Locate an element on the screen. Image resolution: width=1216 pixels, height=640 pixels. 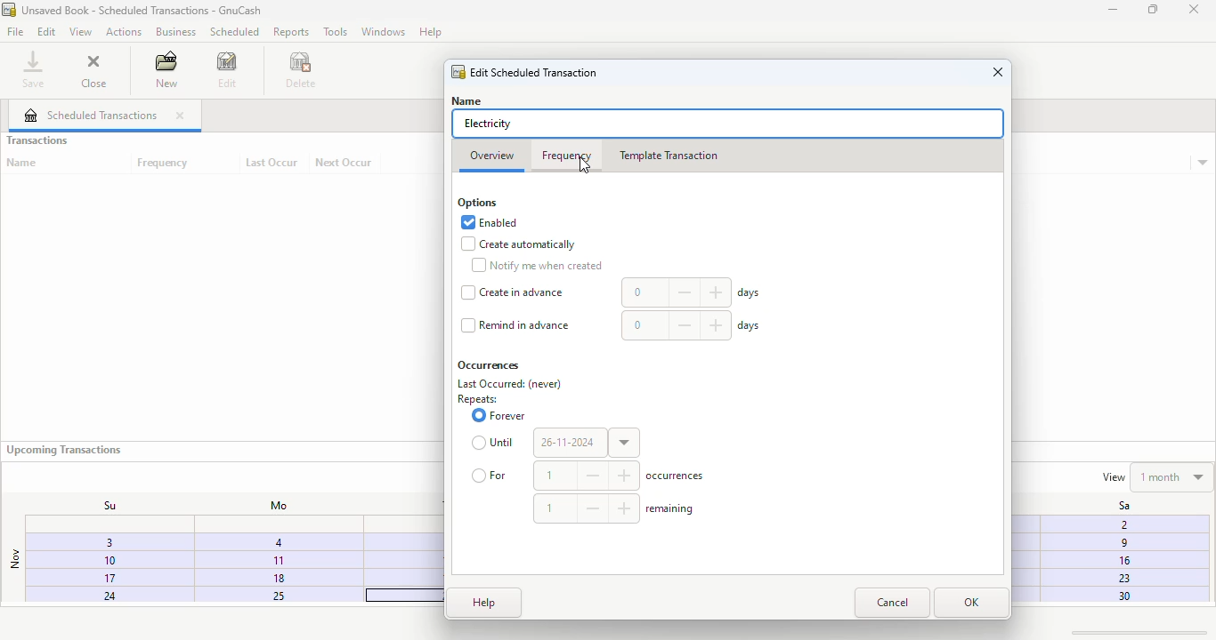
upcoming transactions is located at coordinates (63, 450).